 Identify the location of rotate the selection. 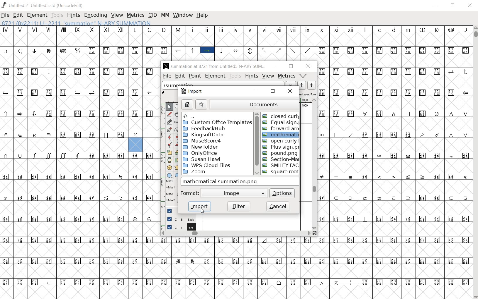
(177, 152).